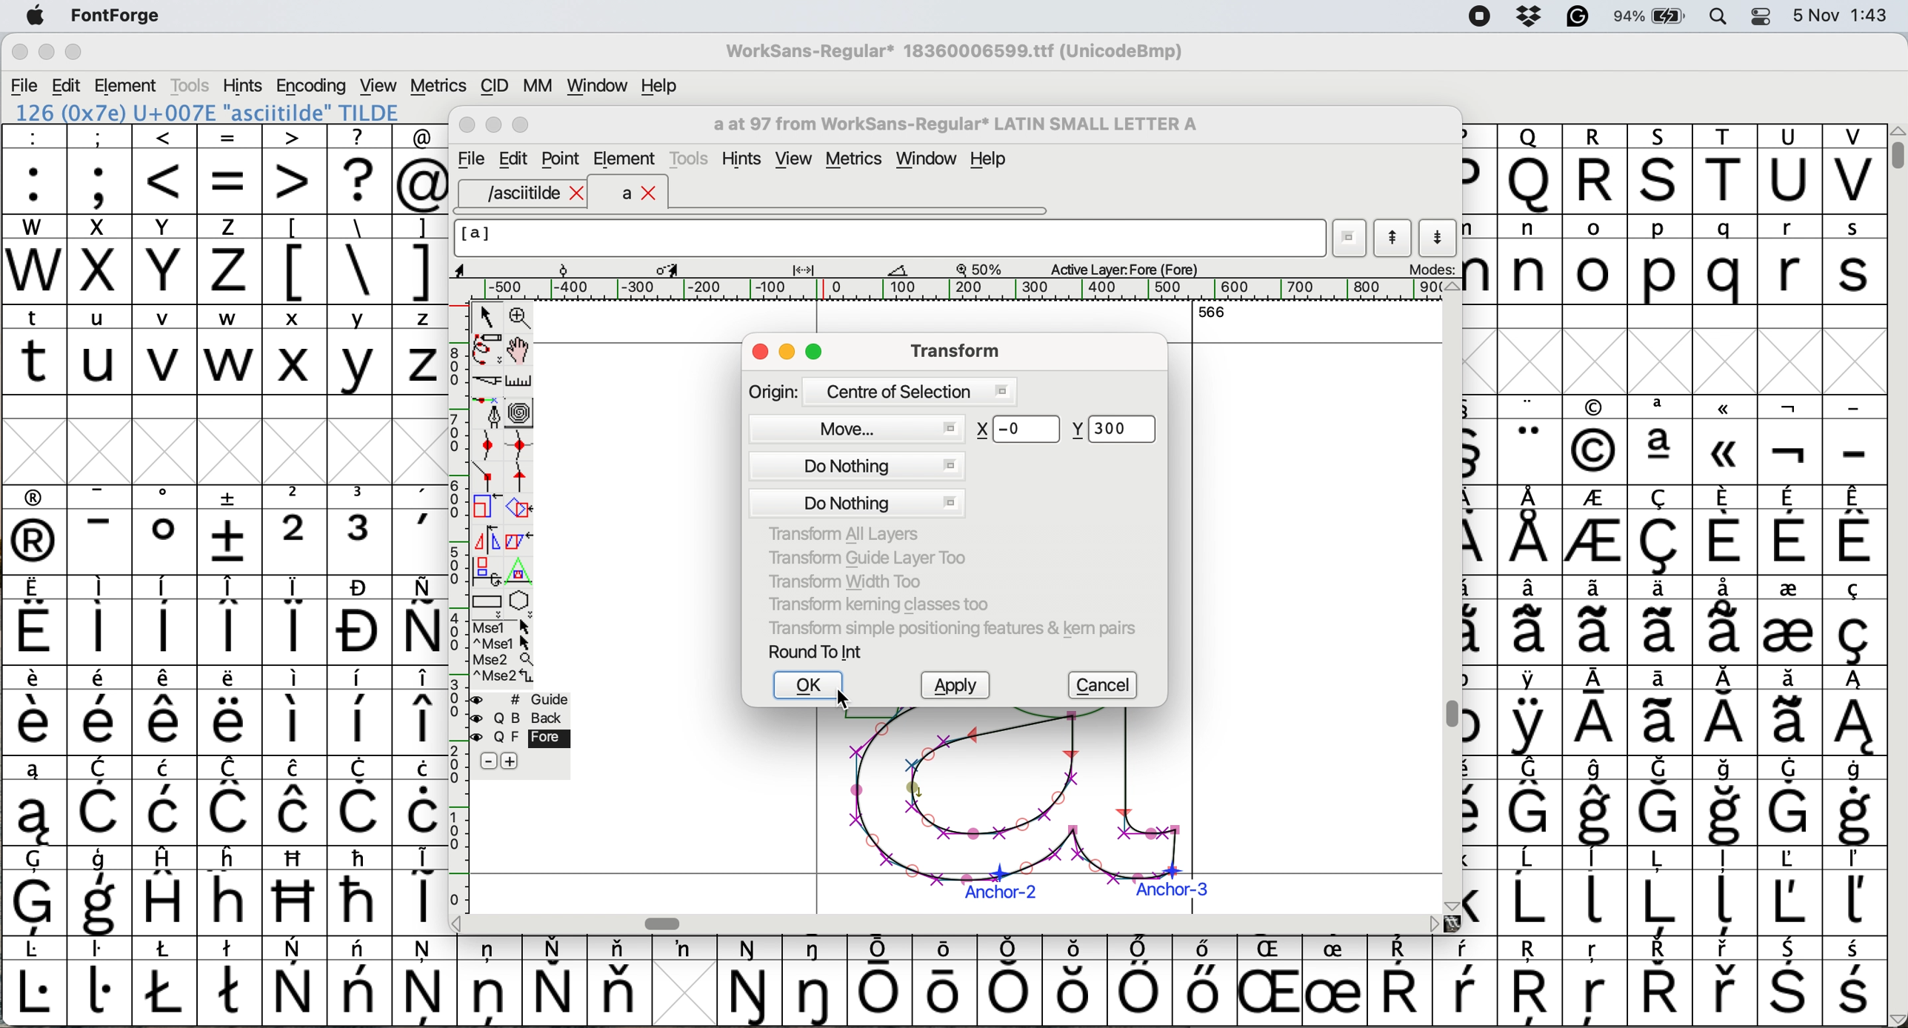  I want to click on symbol, so click(1598, 621).